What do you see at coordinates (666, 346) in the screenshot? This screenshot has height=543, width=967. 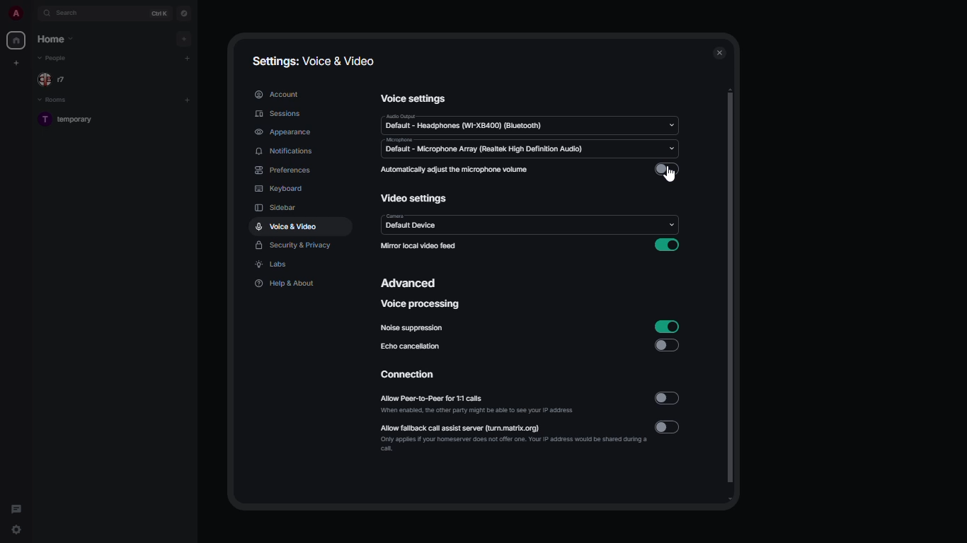 I see `disabled` at bounding box center [666, 346].